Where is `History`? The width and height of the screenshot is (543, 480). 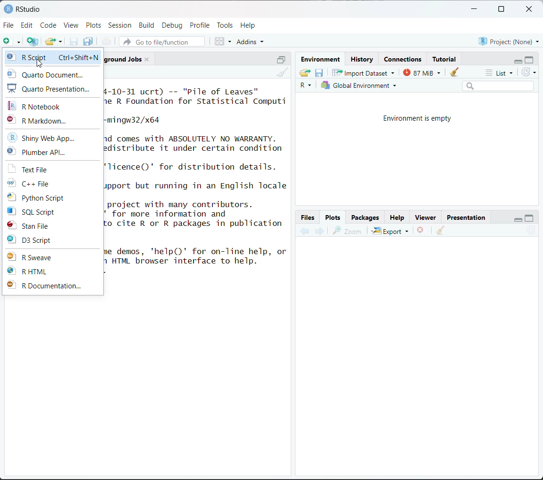 History is located at coordinates (363, 59).